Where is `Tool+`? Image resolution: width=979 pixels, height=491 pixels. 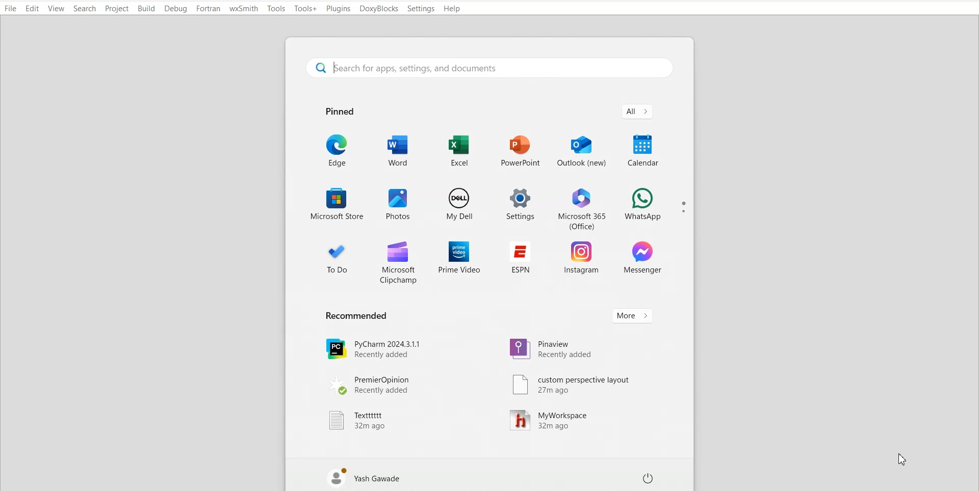
Tool+ is located at coordinates (307, 9).